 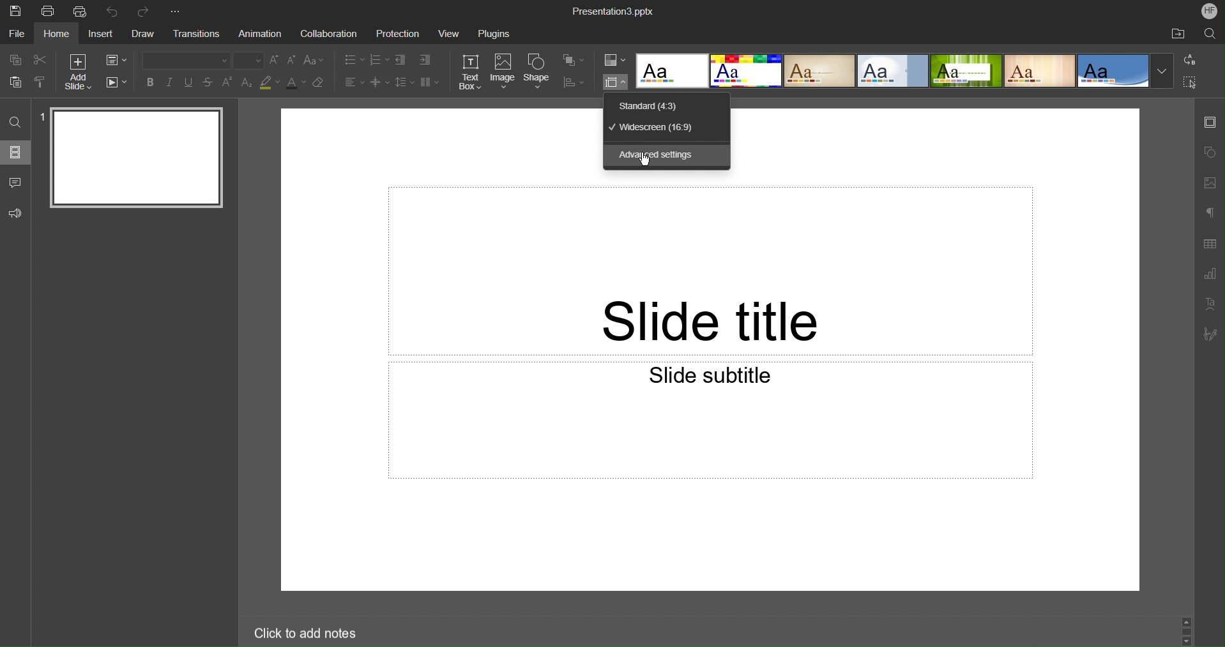 What do you see at coordinates (133, 159) in the screenshot?
I see `Slide 1` at bounding box center [133, 159].